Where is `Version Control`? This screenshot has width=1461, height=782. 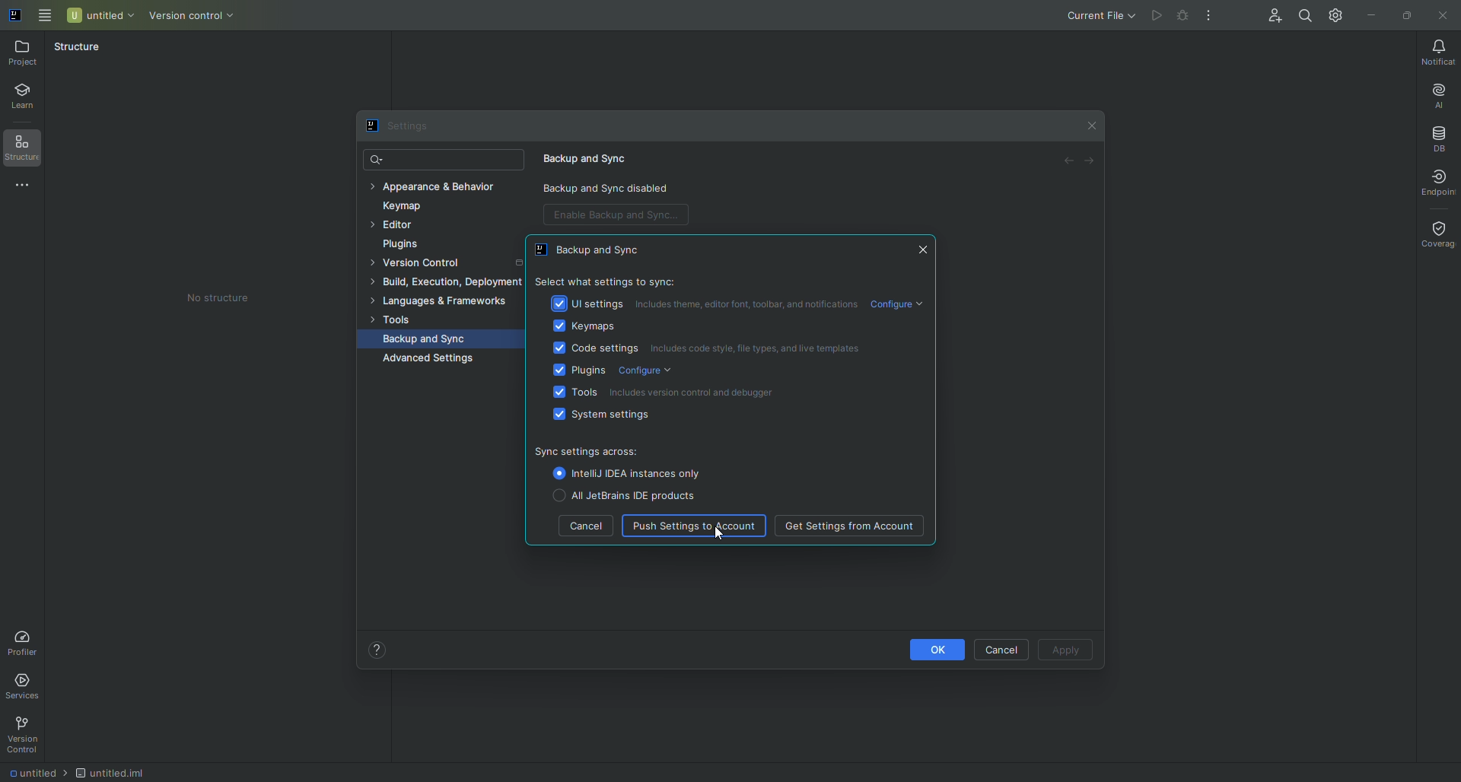 Version Control is located at coordinates (434, 263).